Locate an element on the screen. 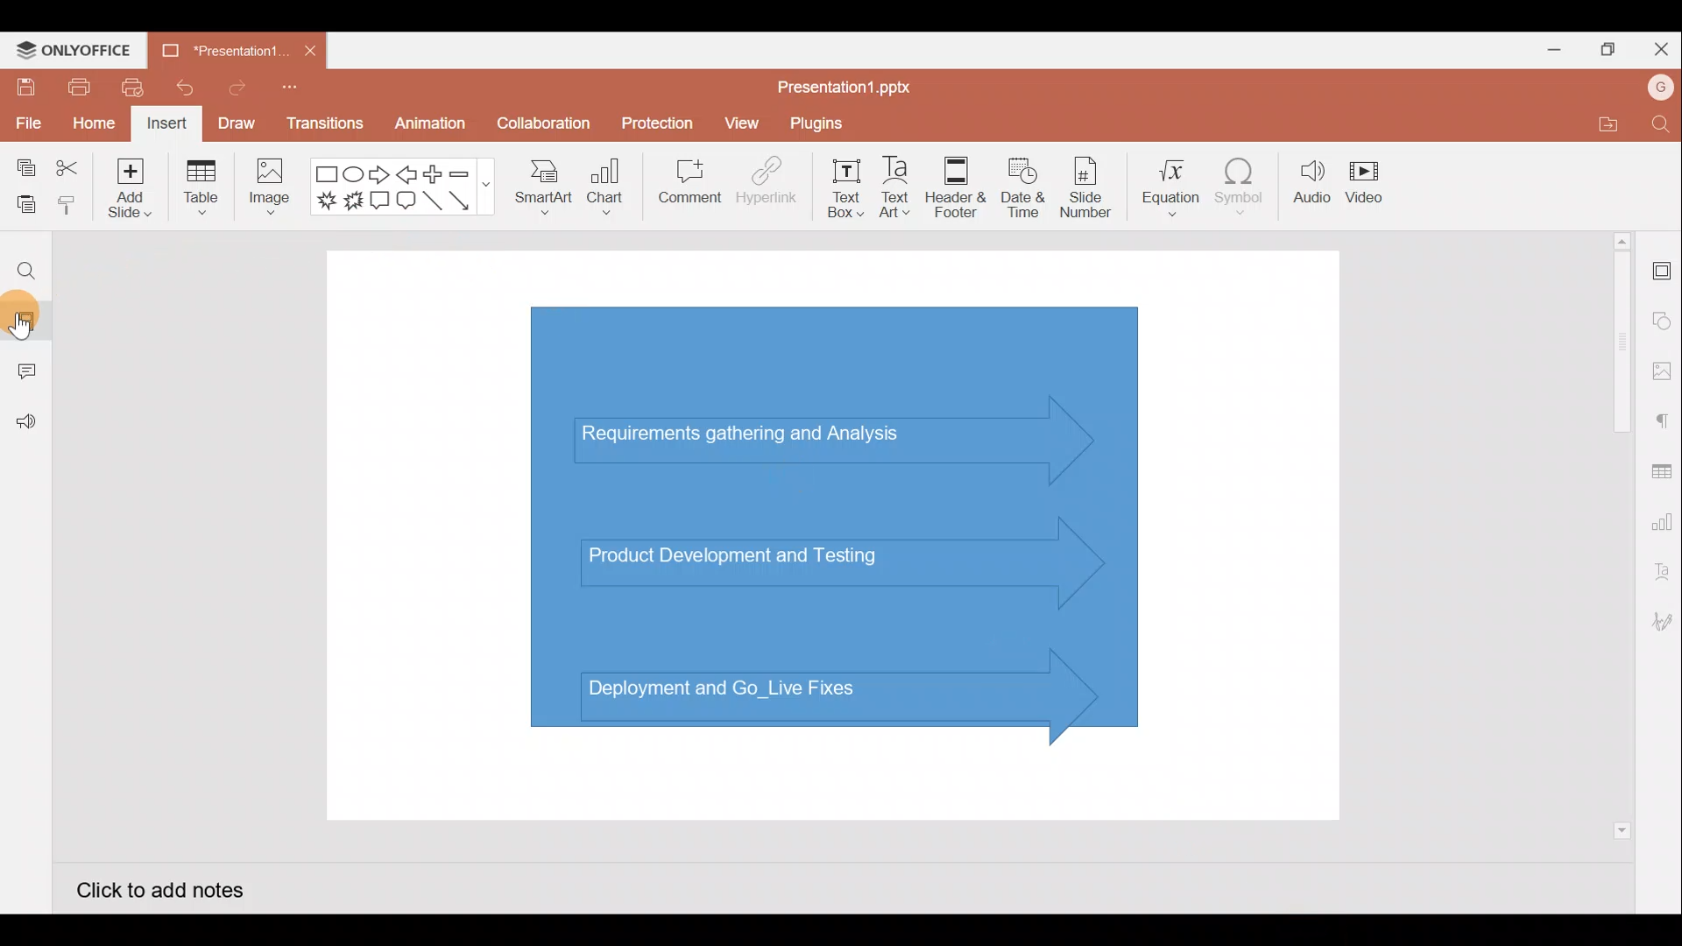 This screenshot has height=946, width=1682. Table settings is located at coordinates (1663, 471).